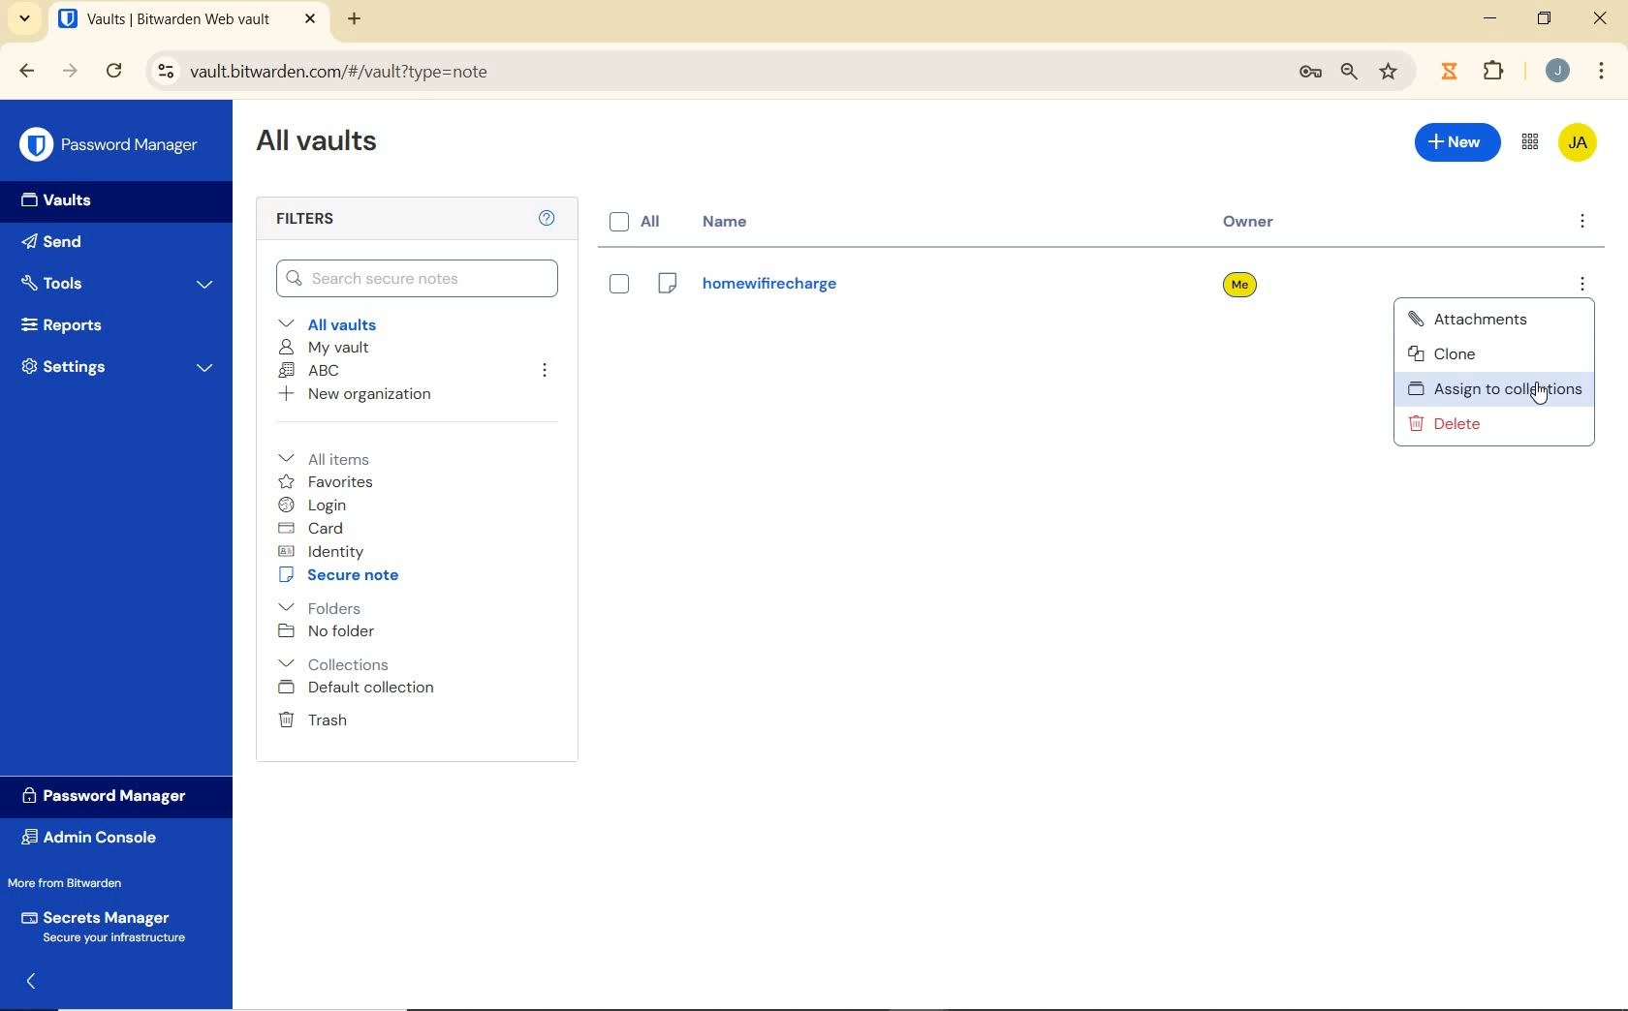 This screenshot has width=1628, height=1011. What do you see at coordinates (746, 289) in the screenshot?
I see `Login Name` at bounding box center [746, 289].